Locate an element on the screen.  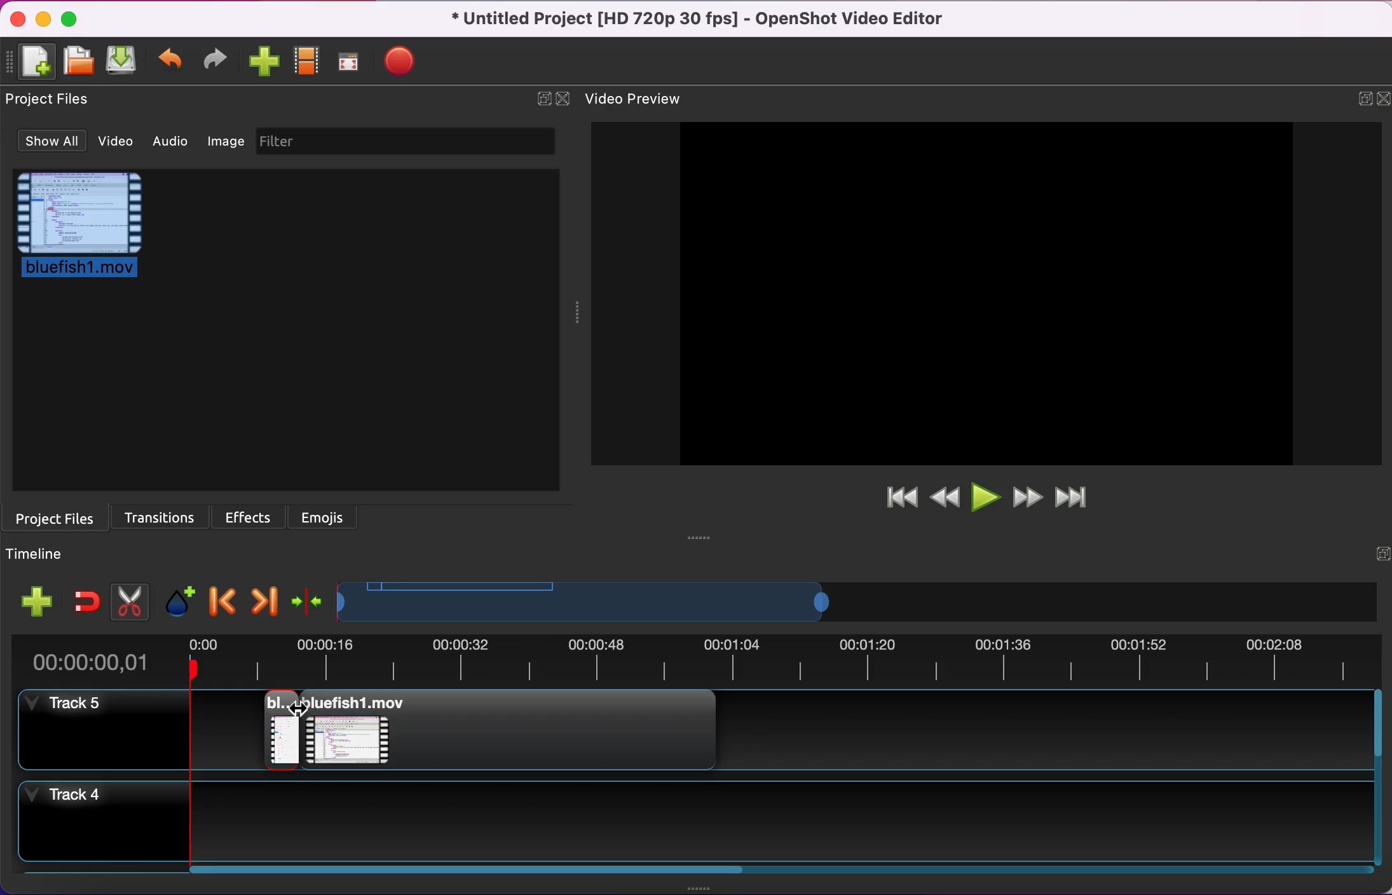
jump to end is located at coordinates (1081, 498).